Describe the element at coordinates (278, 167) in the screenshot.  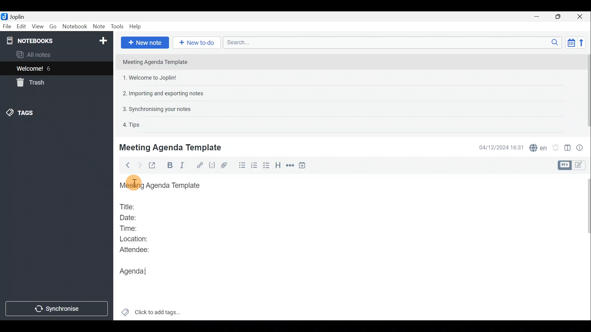
I see `Heading` at that location.